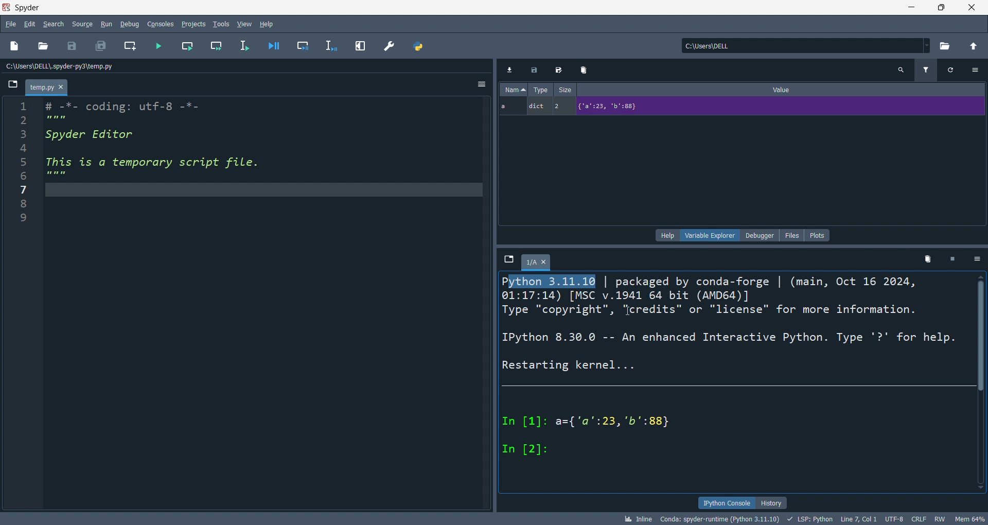  Describe the element at coordinates (937, 8) in the screenshot. I see `maximize` at that location.